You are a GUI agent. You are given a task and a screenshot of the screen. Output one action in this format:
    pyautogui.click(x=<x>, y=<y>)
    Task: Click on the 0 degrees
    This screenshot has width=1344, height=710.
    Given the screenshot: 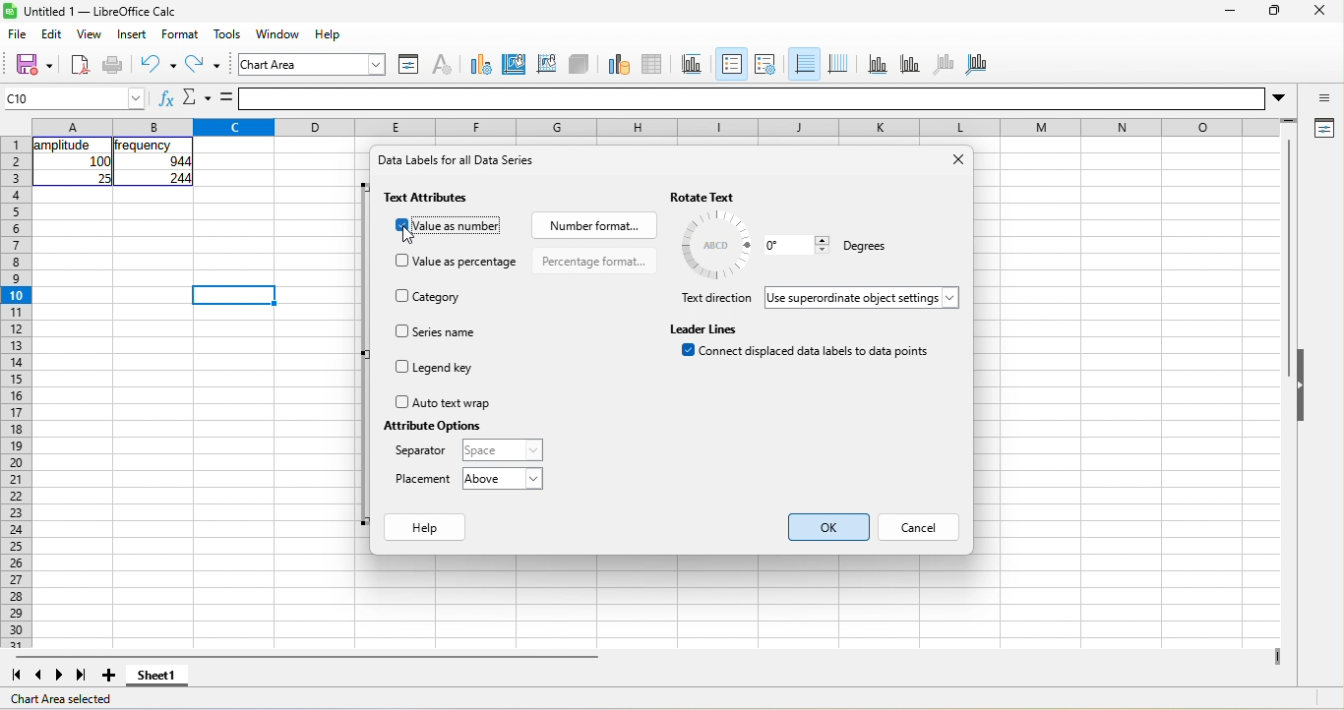 What is the action you would take?
    pyautogui.click(x=796, y=245)
    